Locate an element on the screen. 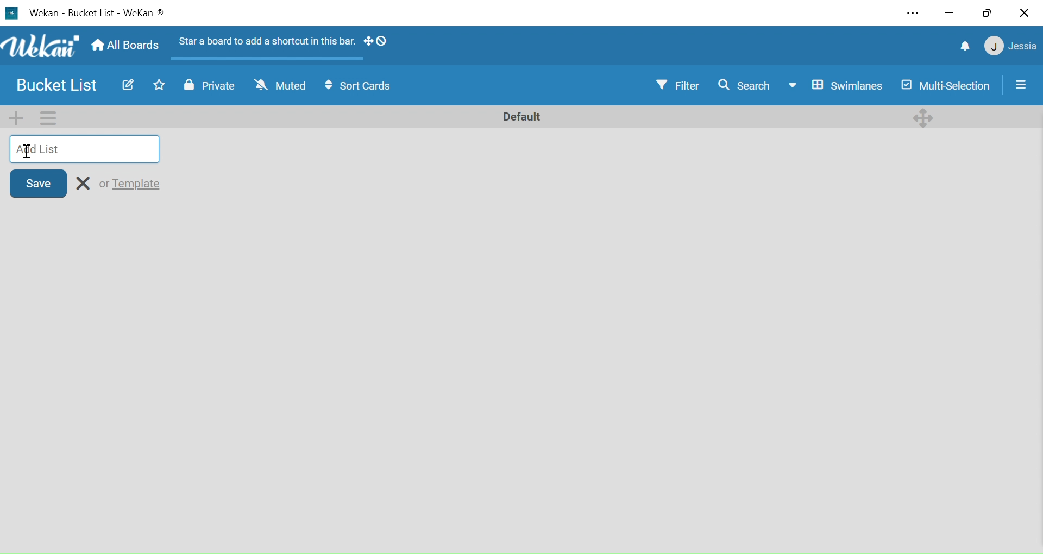 The height and width of the screenshot is (554, 1043). Rename is located at coordinates (84, 183).